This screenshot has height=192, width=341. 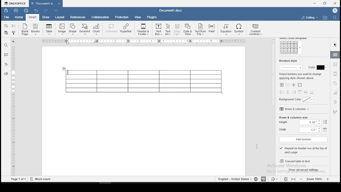 What do you see at coordinates (36, 30) in the screenshot?
I see `Breaks` at bounding box center [36, 30].